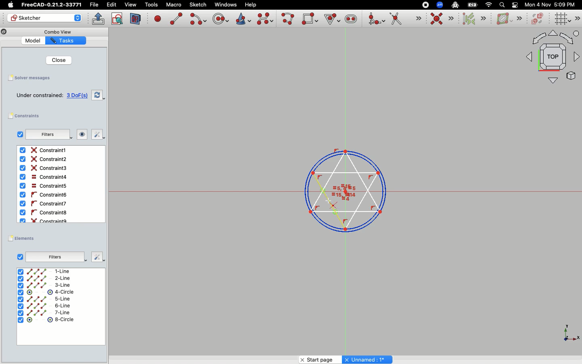  Describe the element at coordinates (97, 135) in the screenshot. I see `Fix` at that location.